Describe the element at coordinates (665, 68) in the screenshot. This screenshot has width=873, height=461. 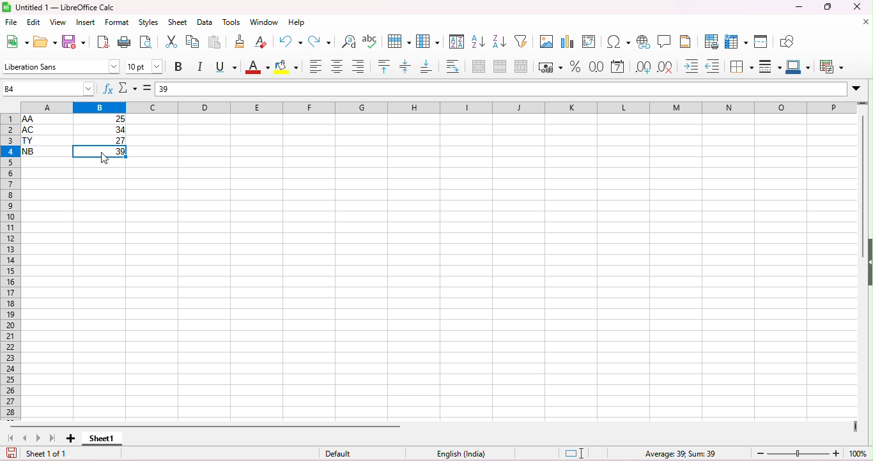
I see `delete decimal` at that location.